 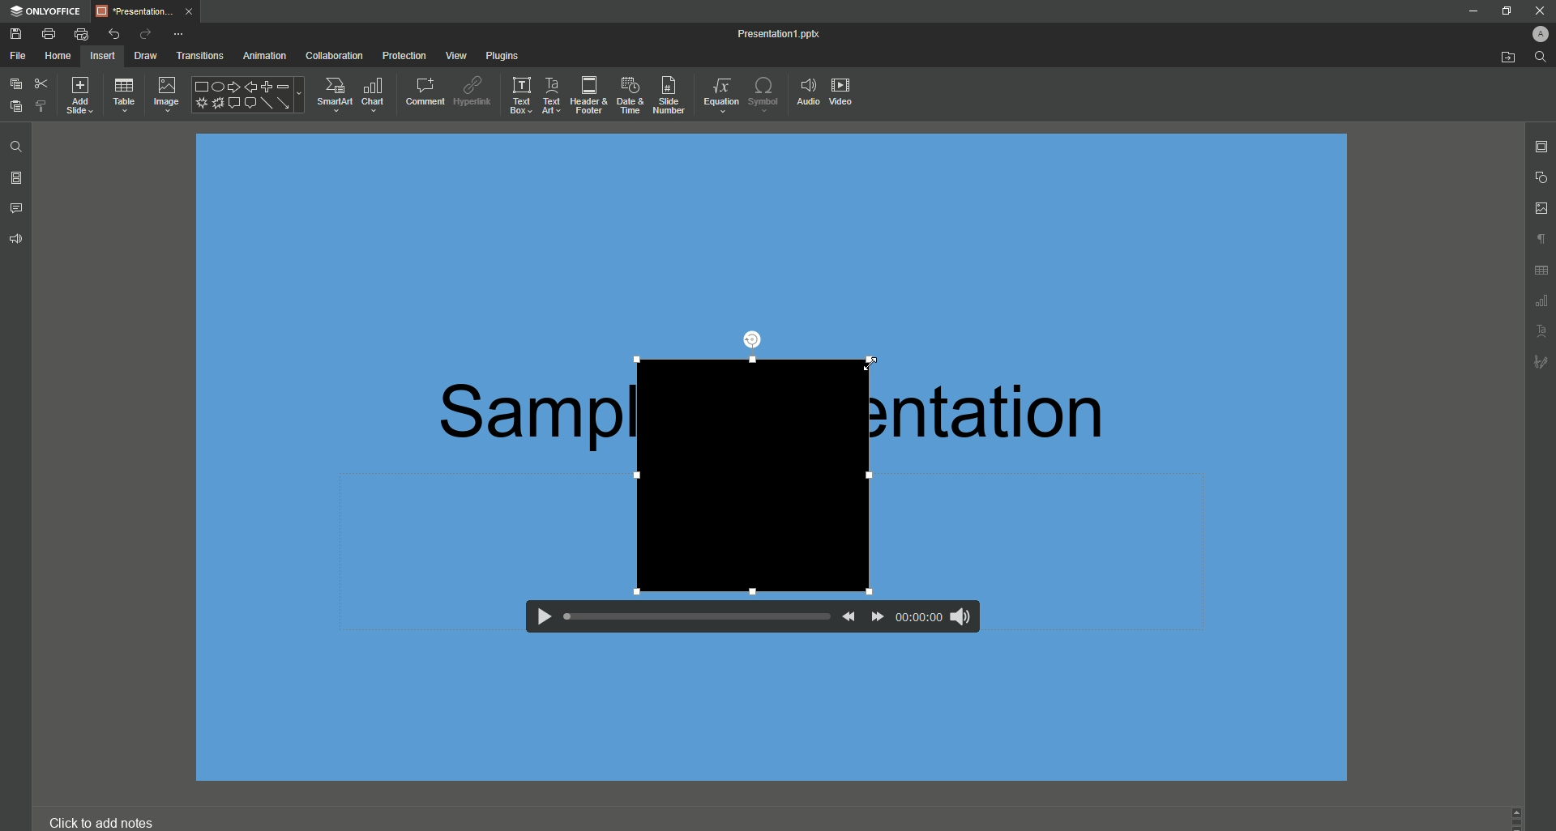 I want to click on Comments, so click(x=18, y=209).